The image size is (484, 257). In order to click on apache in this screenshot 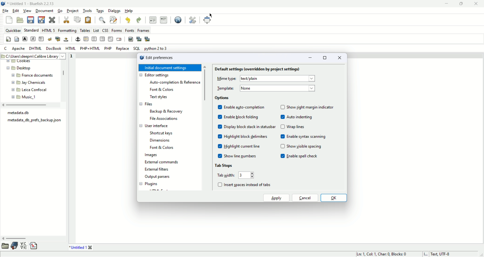, I will do `click(18, 48)`.